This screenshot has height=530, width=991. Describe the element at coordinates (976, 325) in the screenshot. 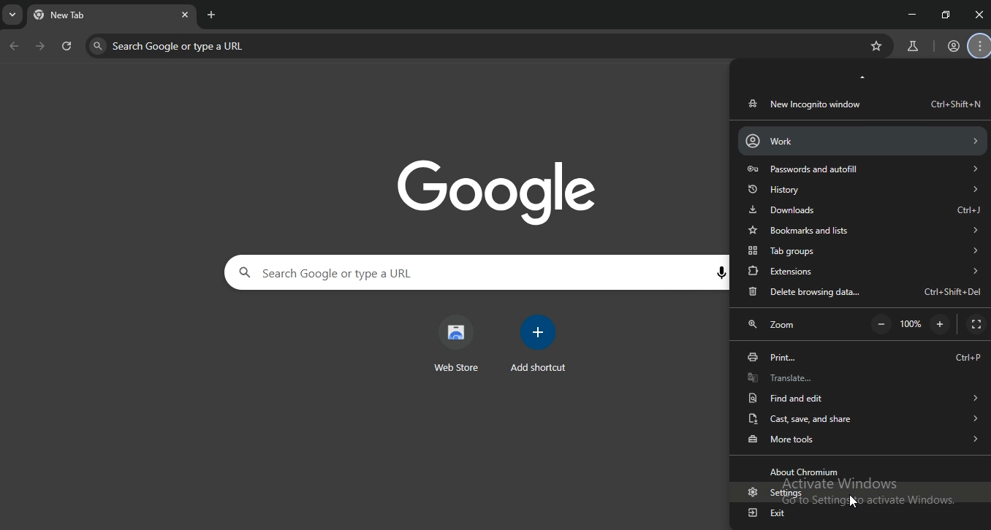

I see `display full screen` at that location.